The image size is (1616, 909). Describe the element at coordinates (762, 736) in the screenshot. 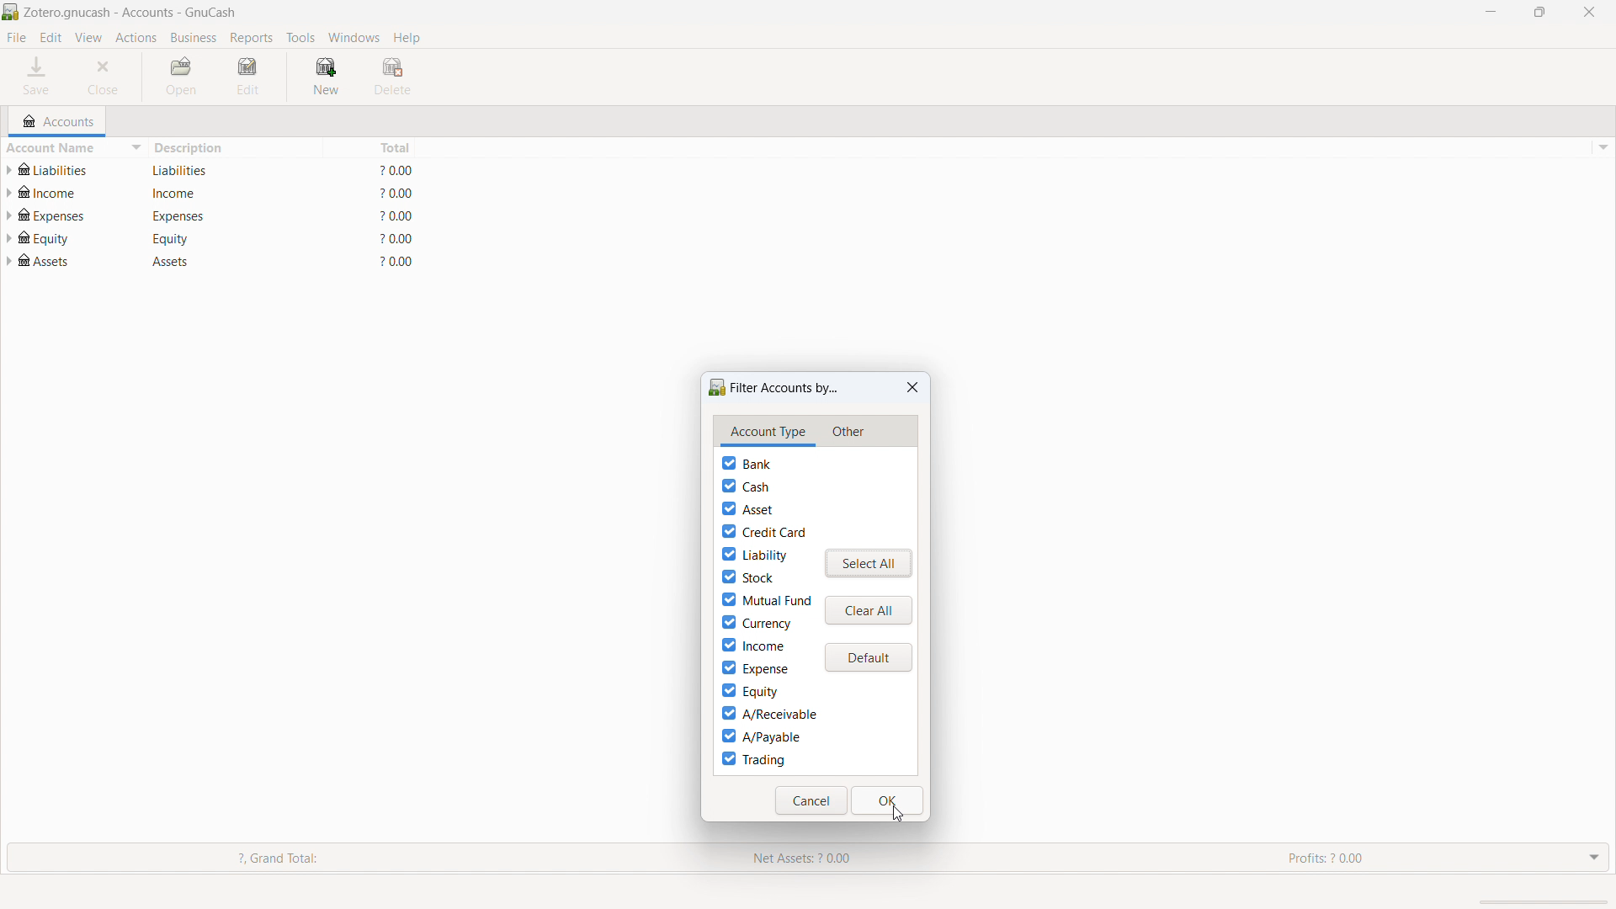

I see `A/payable` at that location.